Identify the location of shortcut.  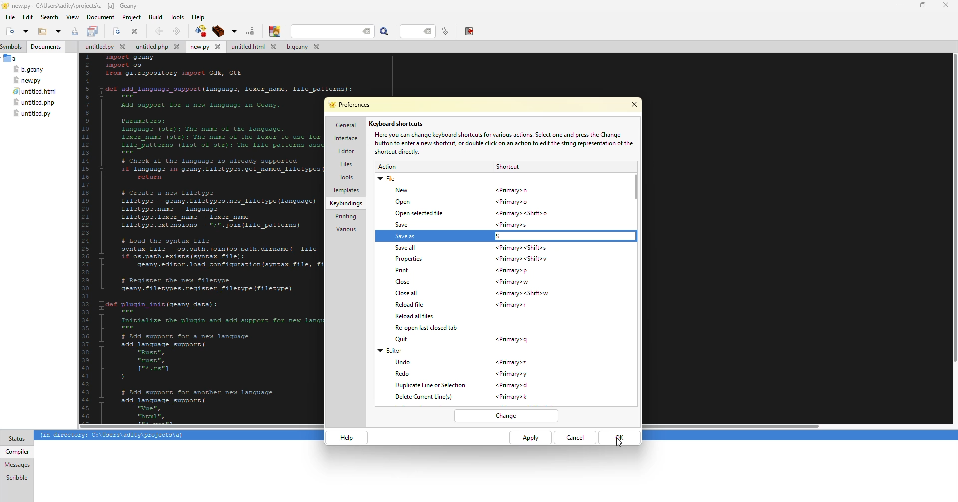
(510, 385).